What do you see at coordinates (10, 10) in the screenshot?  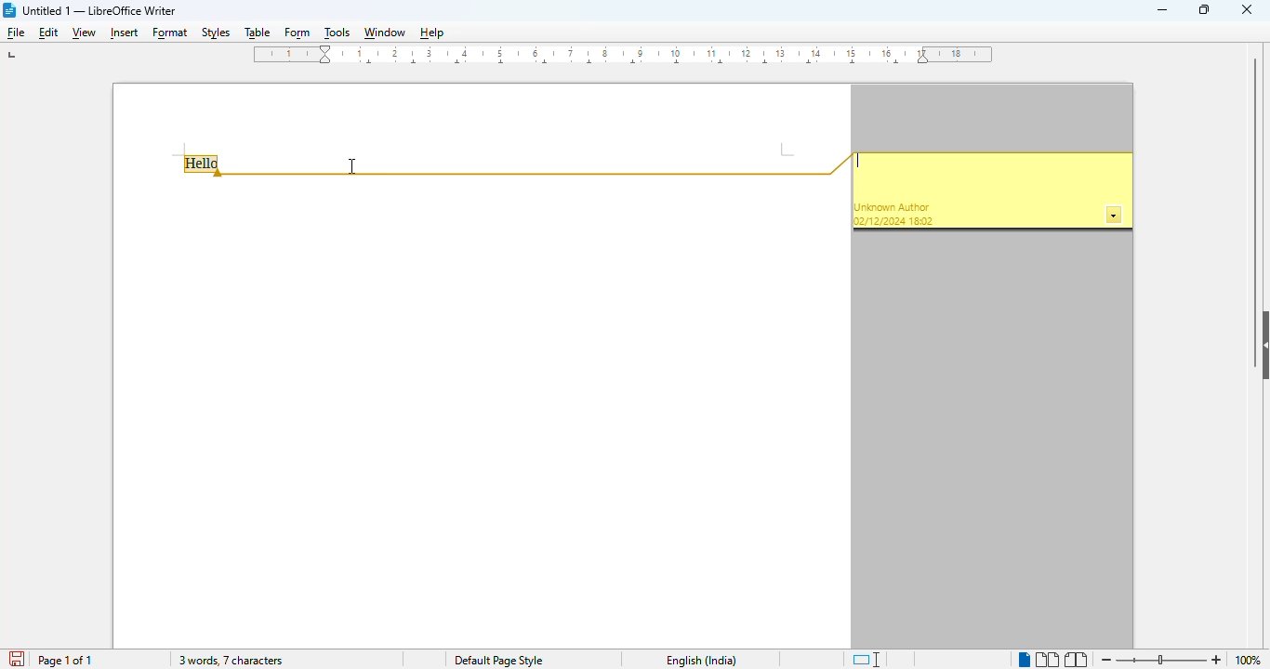 I see `logo` at bounding box center [10, 10].